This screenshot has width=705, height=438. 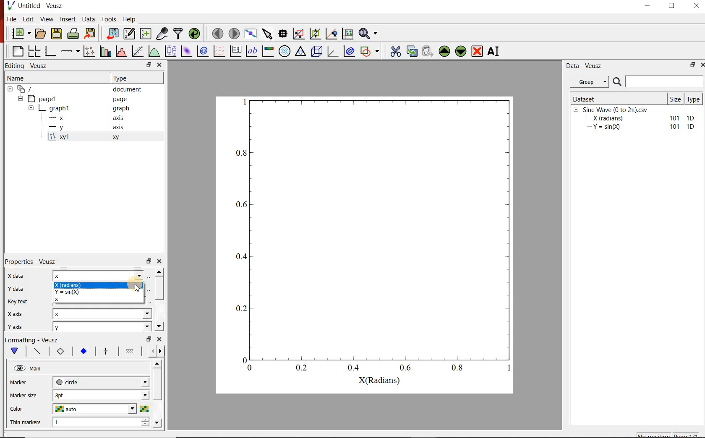 What do you see at coordinates (158, 422) in the screenshot?
I see `Down` at bounding box center [158, 422].